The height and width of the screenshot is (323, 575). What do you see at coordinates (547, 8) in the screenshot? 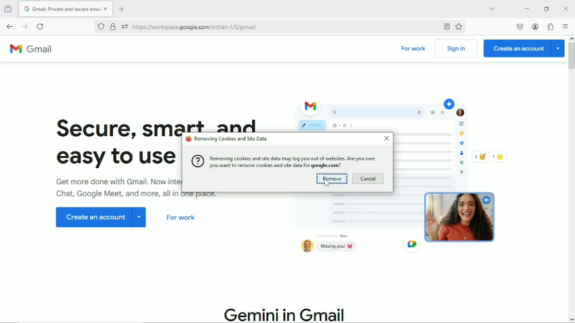
I see `restore down` at bounding box center [547, 8].